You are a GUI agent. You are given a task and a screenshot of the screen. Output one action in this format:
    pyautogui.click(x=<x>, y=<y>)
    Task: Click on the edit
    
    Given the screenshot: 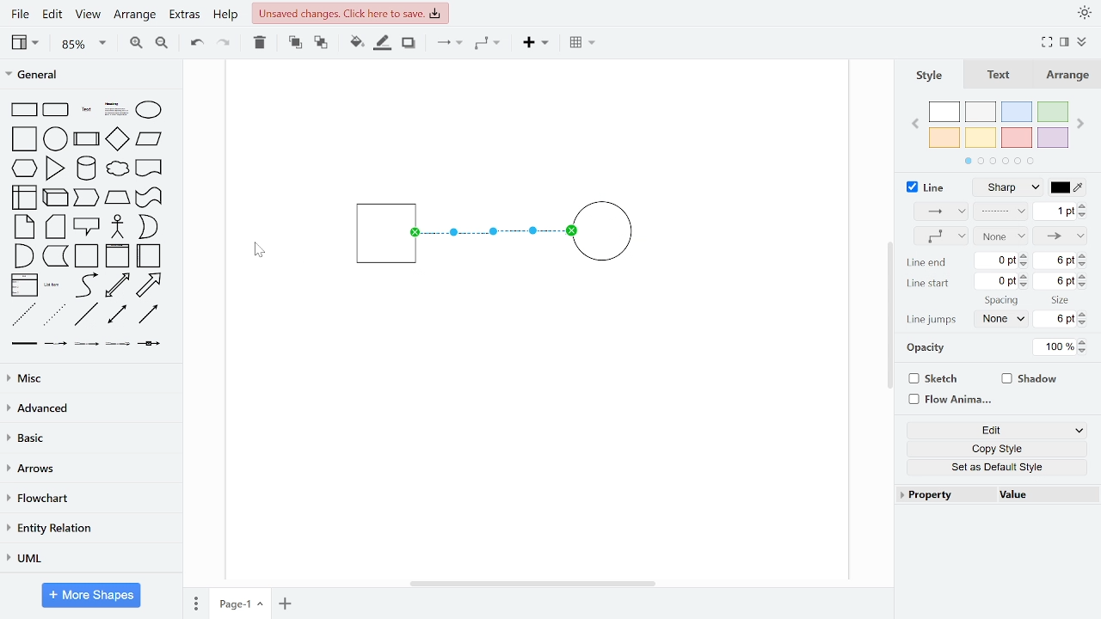 What is the action you would take?
    pyautogui.click(x=52, y=15)
    